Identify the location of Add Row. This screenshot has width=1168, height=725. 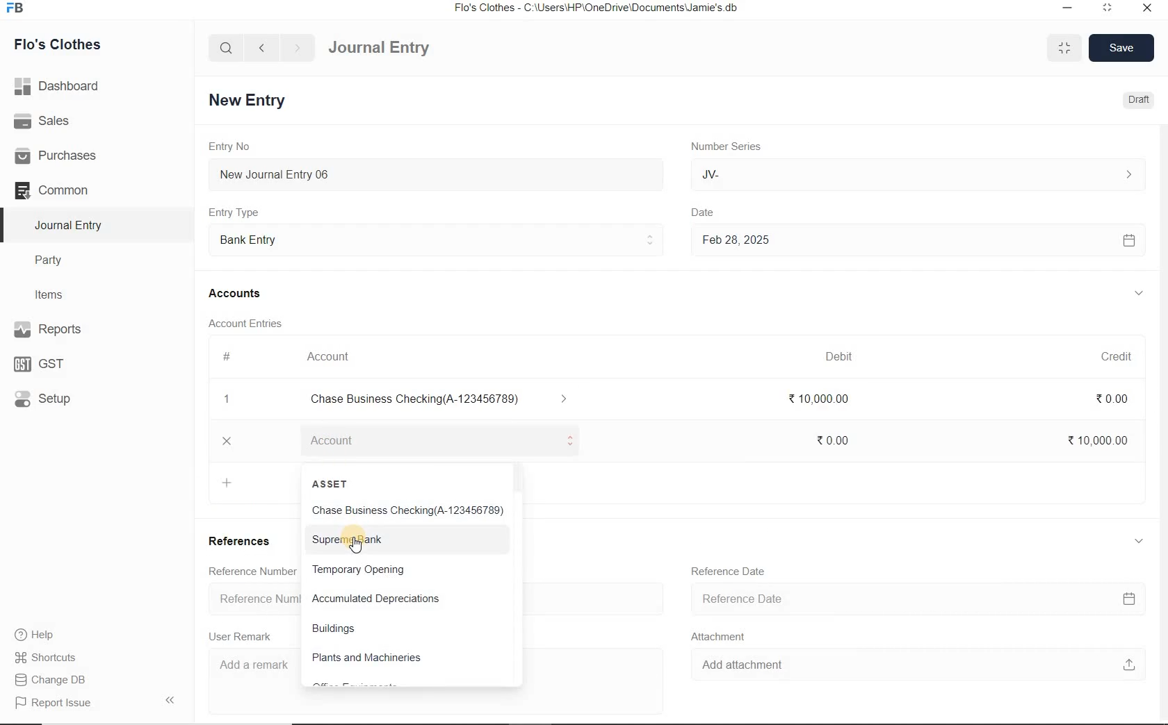
(302, 440).